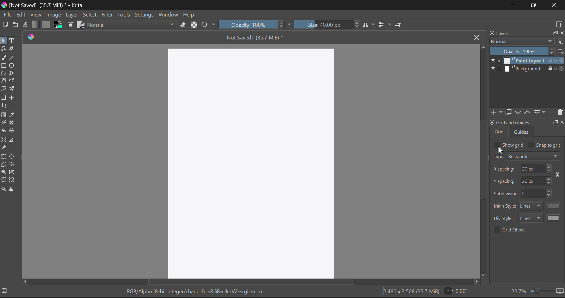 This screenshot has width=565, height=298. What do you see at coordinates (386, 25) in the screenshot?
I see `Horizontal Mirror Flip` at bounding box center [386, 25].